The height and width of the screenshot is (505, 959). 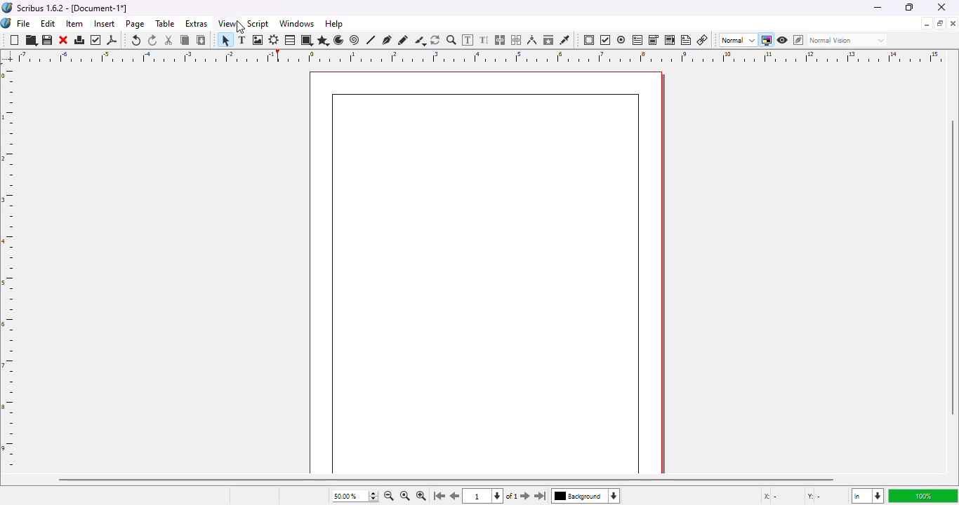 I want to click on eye dropper, so click(x=564, y=40).